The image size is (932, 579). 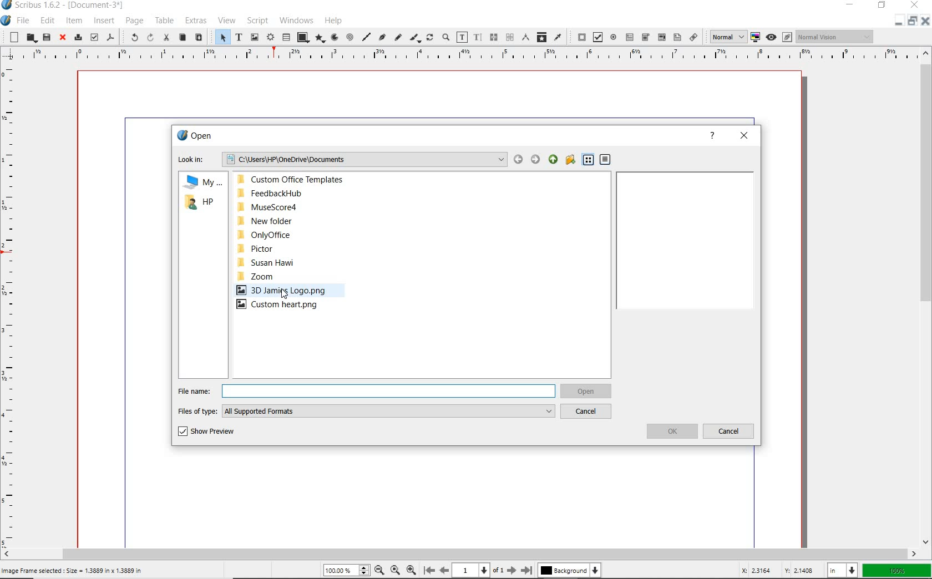 What do you see at coordinates (300, 180) in the screenshot?
I see `custom office templates` at bounding box center [300, 180].